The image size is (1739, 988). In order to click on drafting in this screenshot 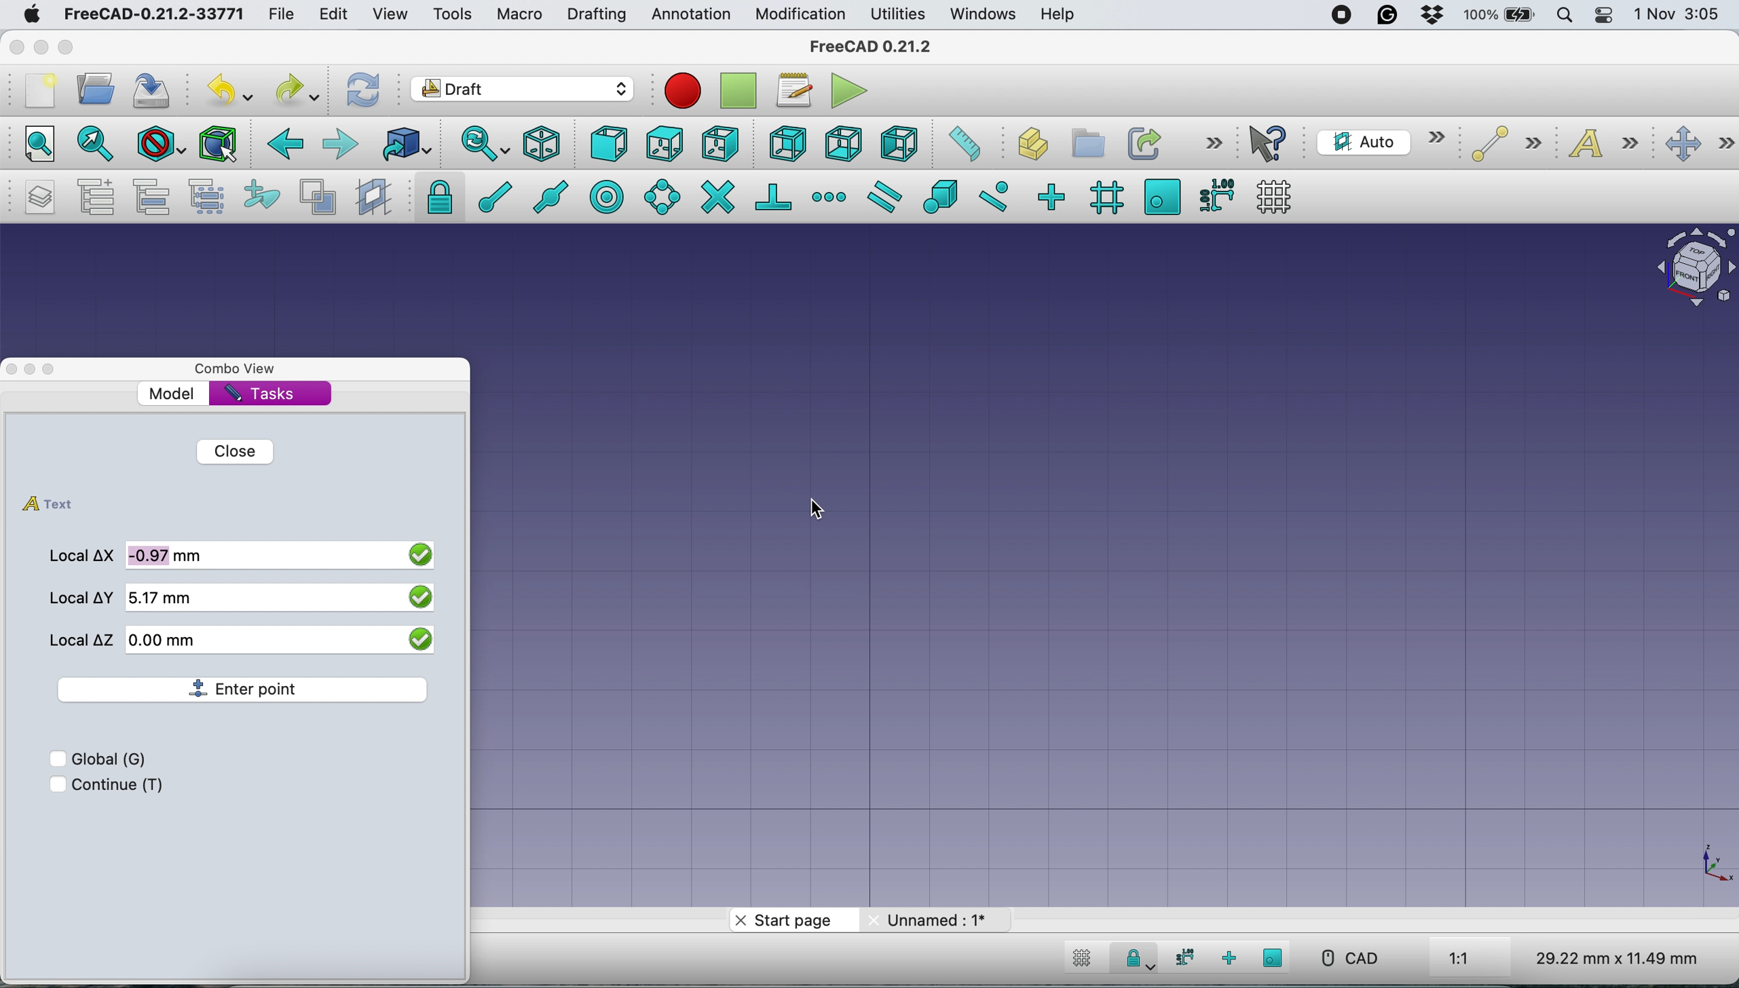, I will do `click(594, 15)`.